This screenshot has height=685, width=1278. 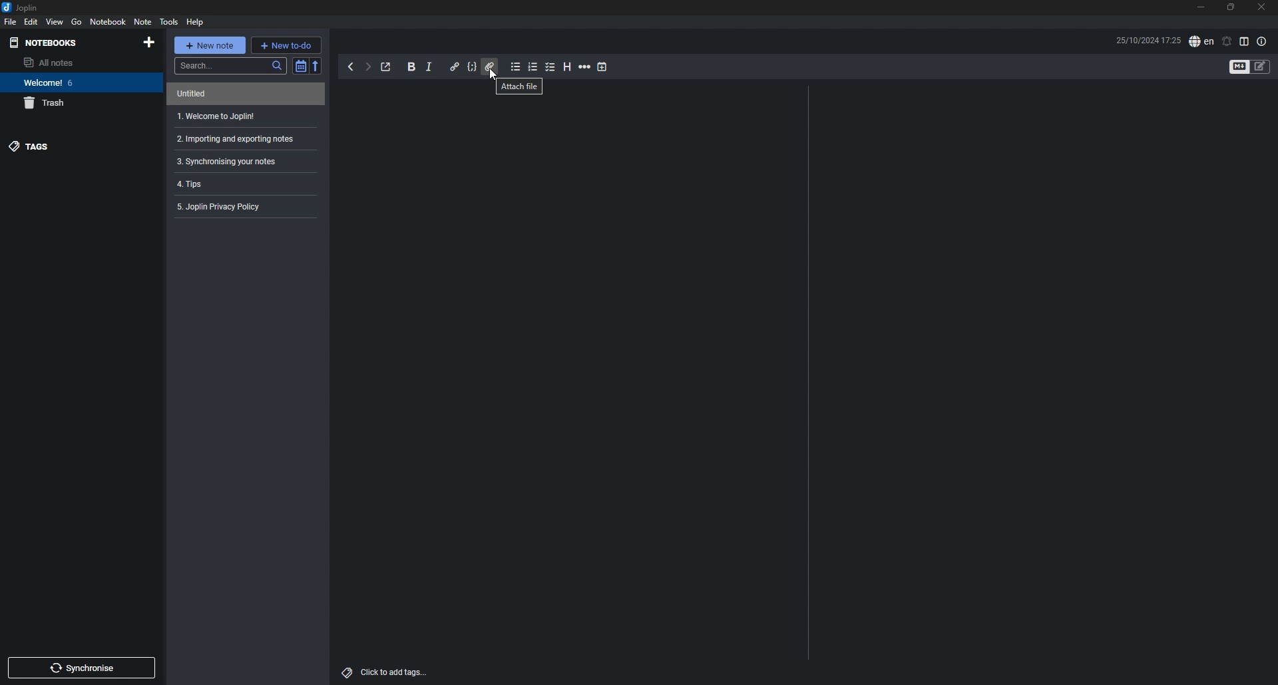 I want to click on welcome, so click(x=73, y=82).